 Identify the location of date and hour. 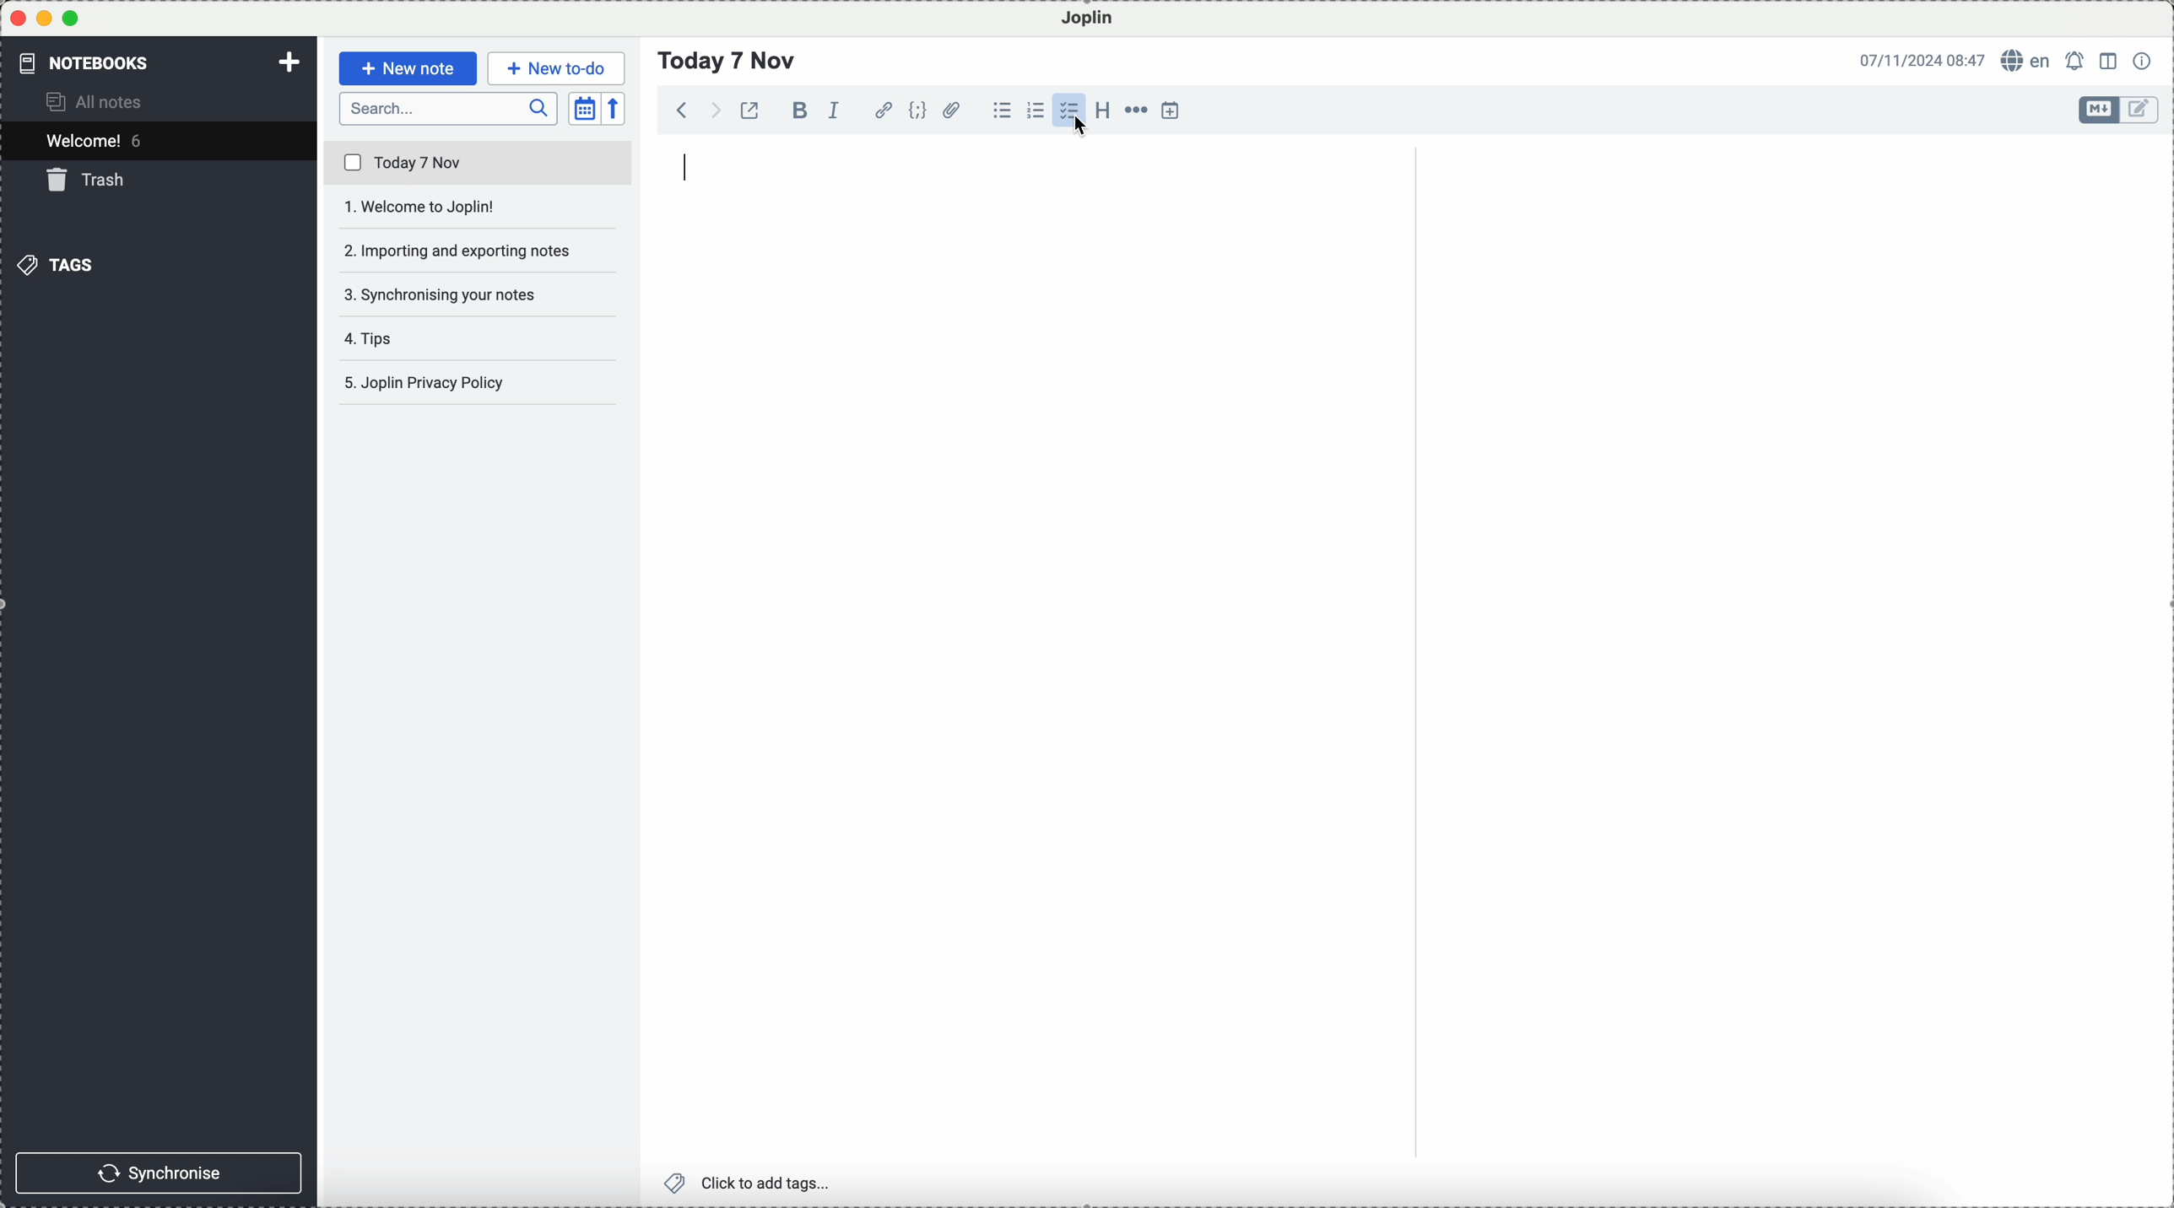
(1923, 59).